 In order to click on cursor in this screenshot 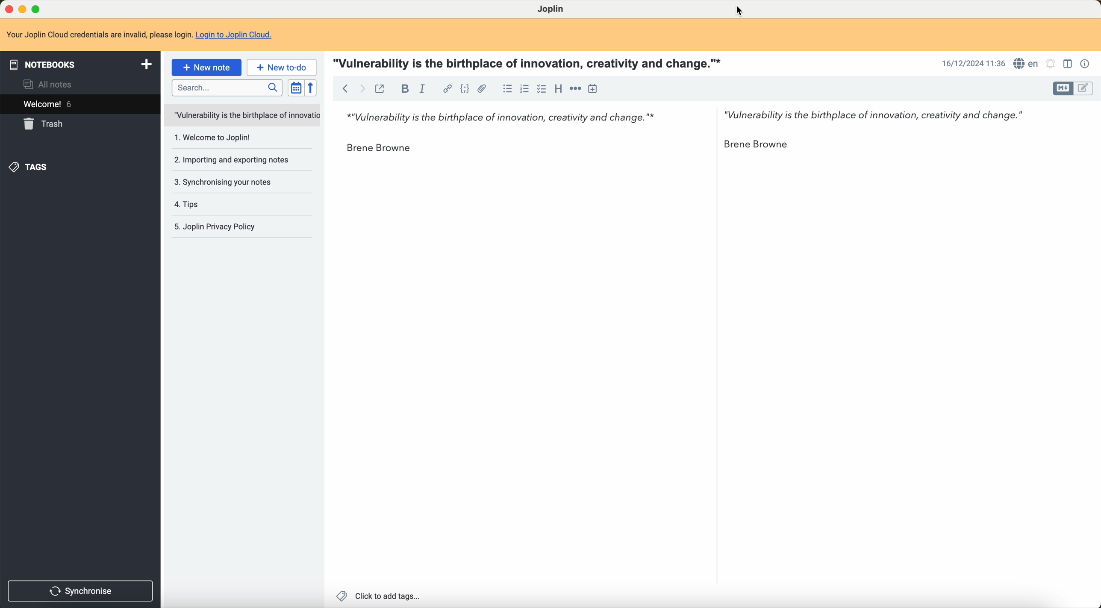, I will do `click(741, 11)`.